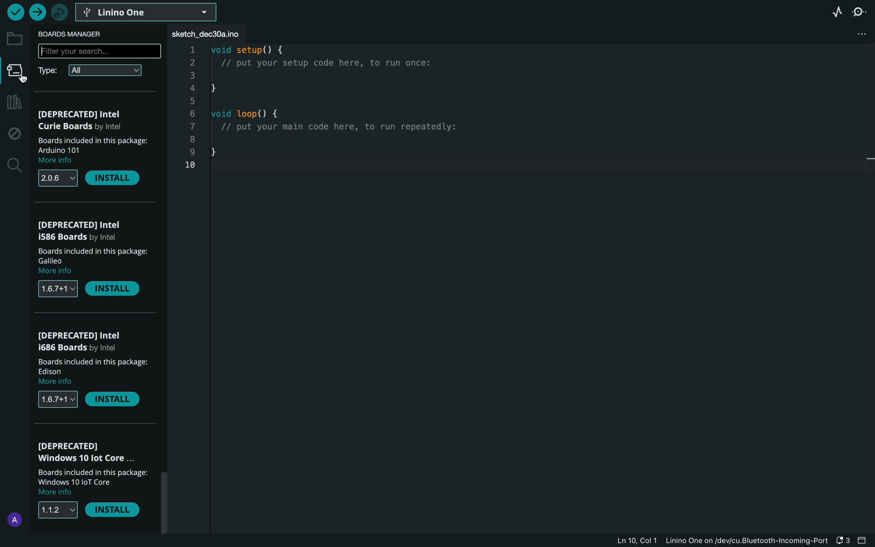  What do you see at coordinates (56, 289) in the screenshot?
I see `versions` at bounding box center [56, 289].